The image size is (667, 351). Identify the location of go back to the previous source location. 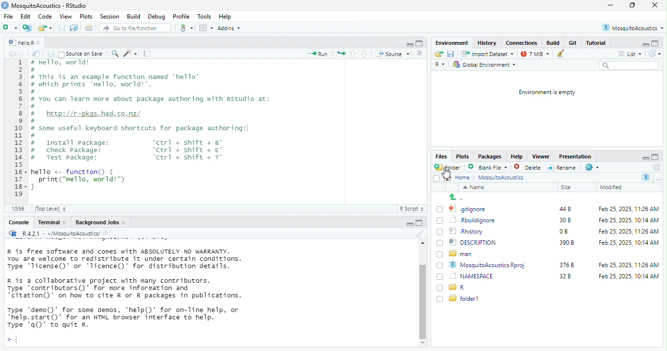
(12, 55).